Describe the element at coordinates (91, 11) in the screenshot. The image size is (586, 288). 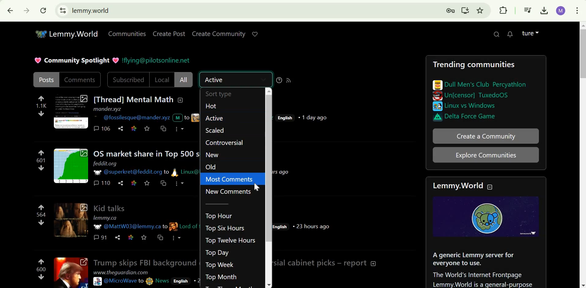
I see `lemmy.world` at that location.